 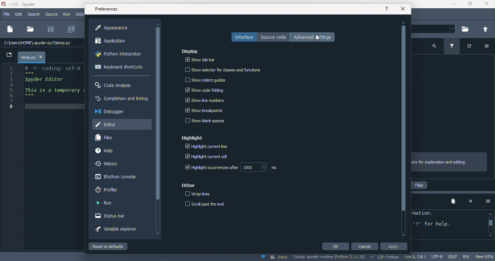 What do you see at coordinates (396, 247) in the screenshot?
I see `apply` at bounding box center [396, 247].